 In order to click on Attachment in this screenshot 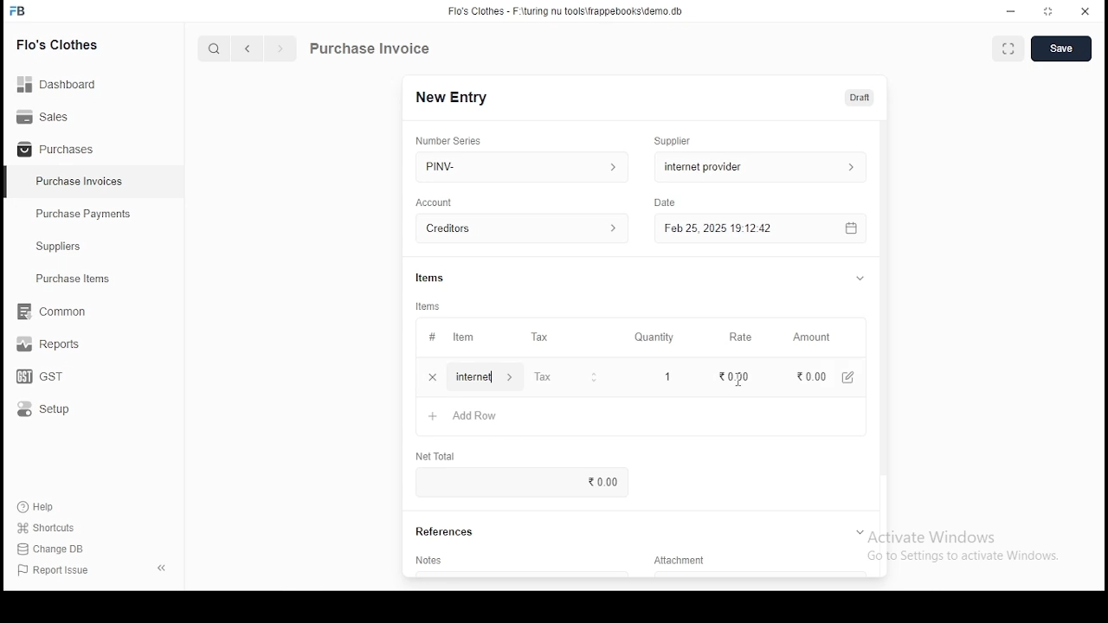, I will do `click(682, 563)`.